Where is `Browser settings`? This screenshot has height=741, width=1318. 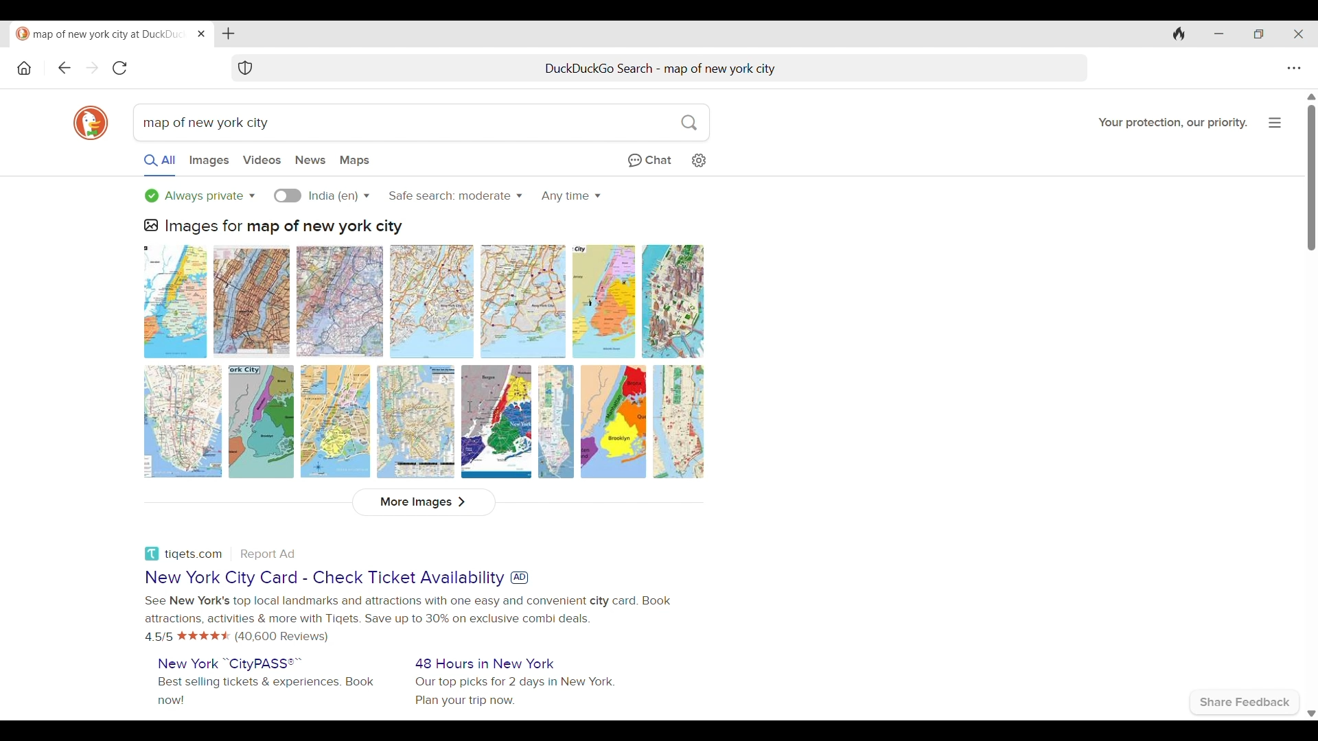
Browser settings is located at coordinates (1294, 69).